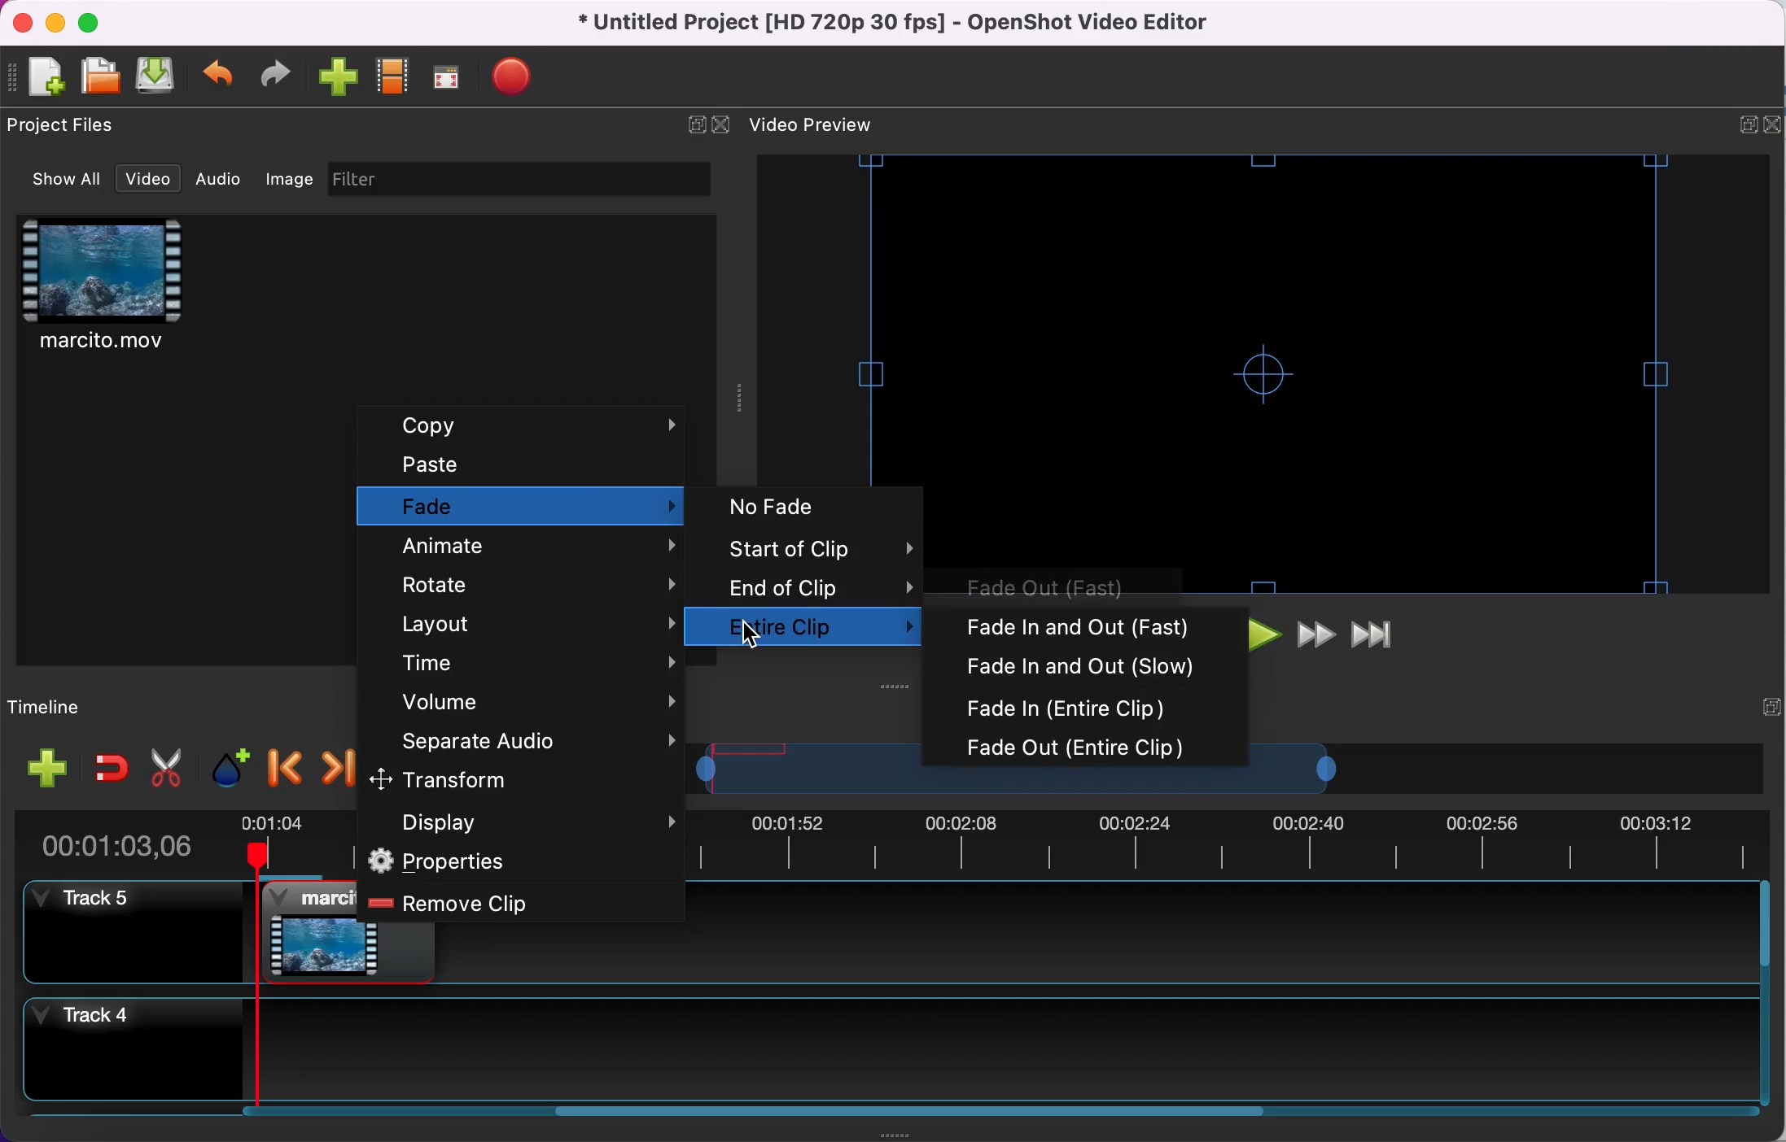 Image resolution: width=1786 pixels, height=1142 pixels. I want to click on transition bar, so click(1010, 782).